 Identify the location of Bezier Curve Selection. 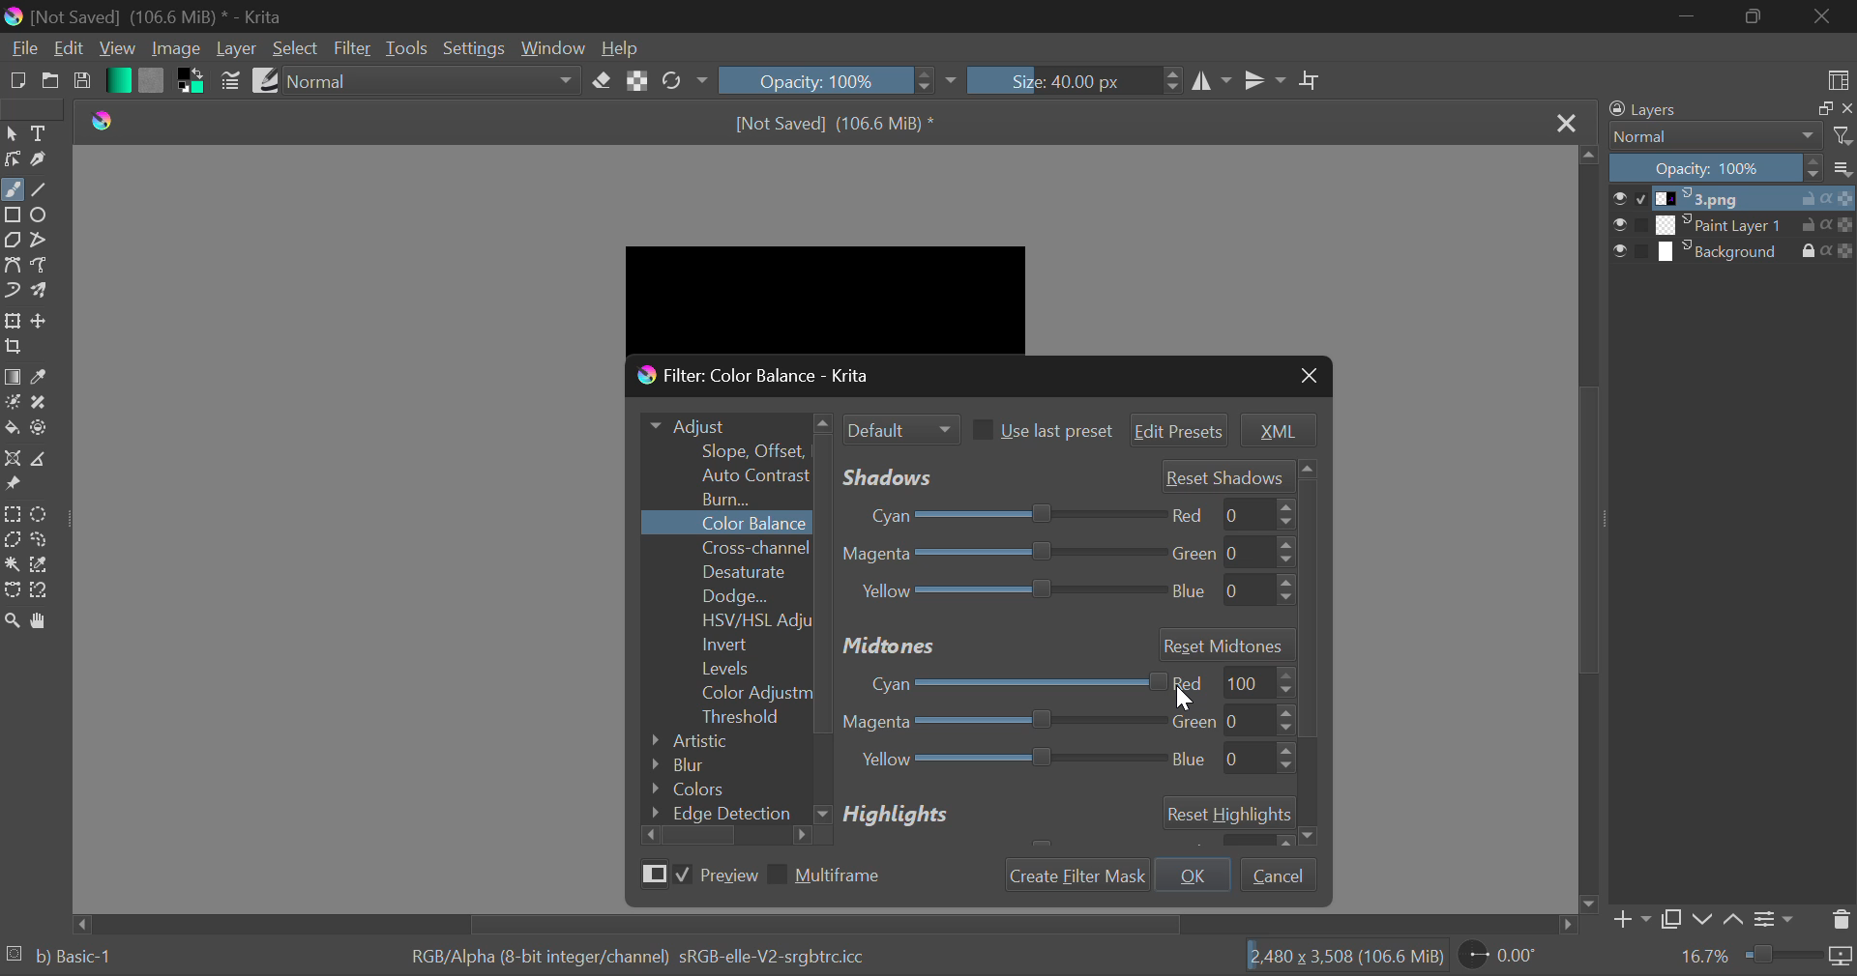
(13, 589).